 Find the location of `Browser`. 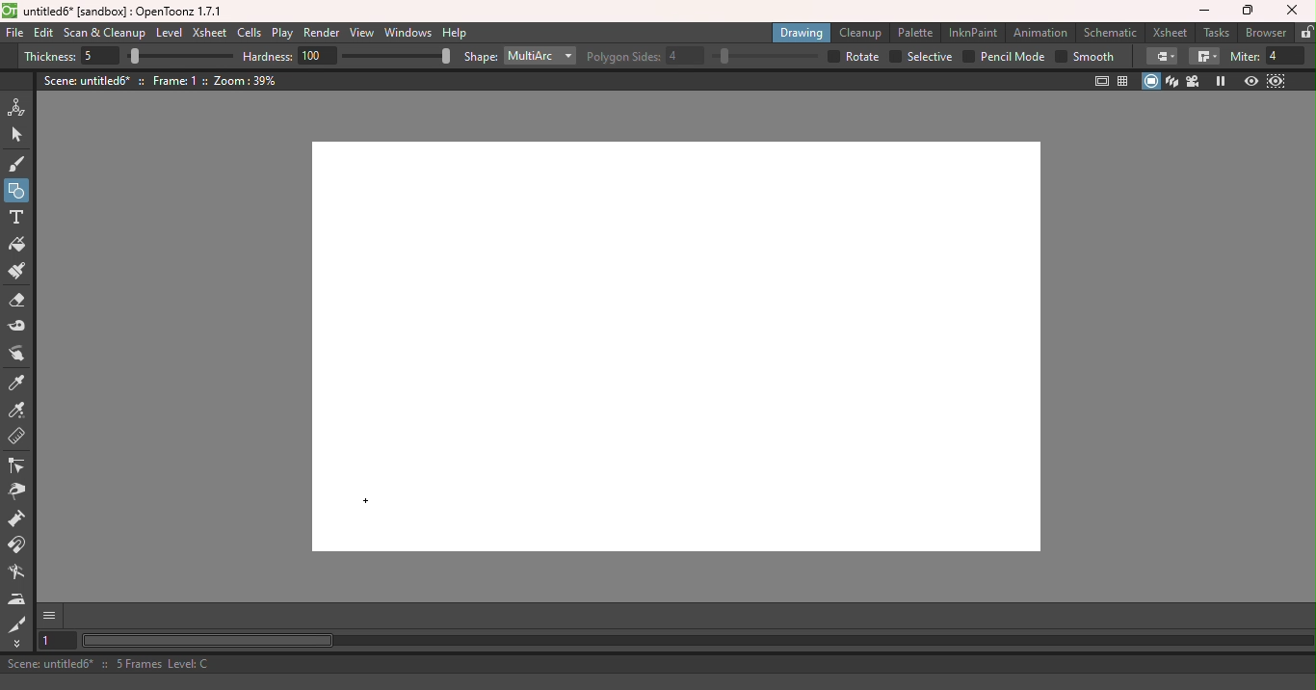

Browser is located at coordinates (1266, 32).